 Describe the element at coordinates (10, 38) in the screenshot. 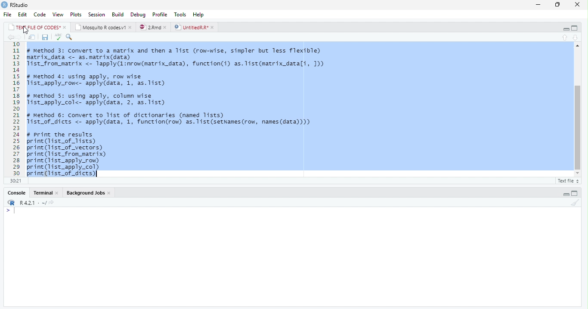

I see `Go to previous location` at that location.